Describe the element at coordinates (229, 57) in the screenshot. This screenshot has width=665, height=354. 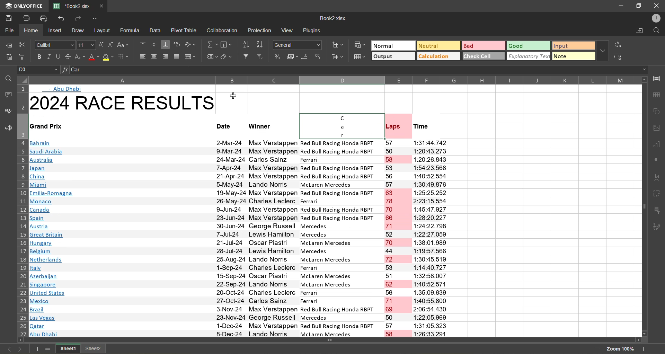
I see `clear` at that location.